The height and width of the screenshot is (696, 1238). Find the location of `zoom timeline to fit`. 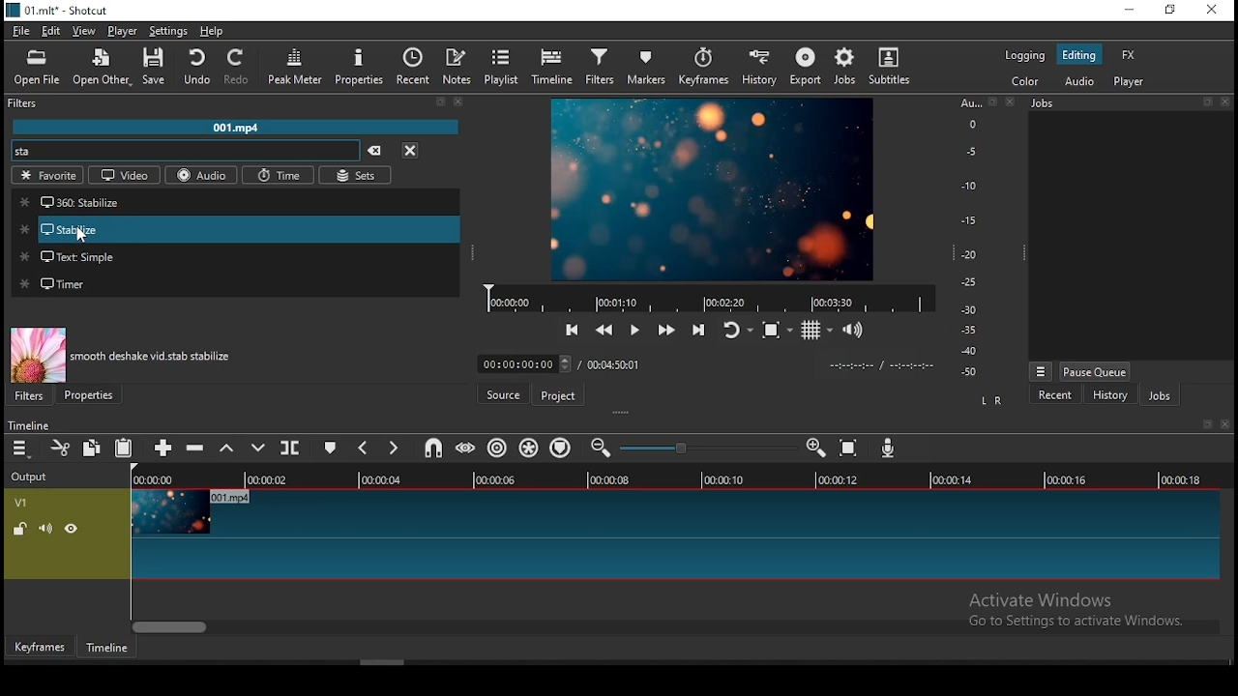

zoom timeline to fit is located at coordinates (854, 450).